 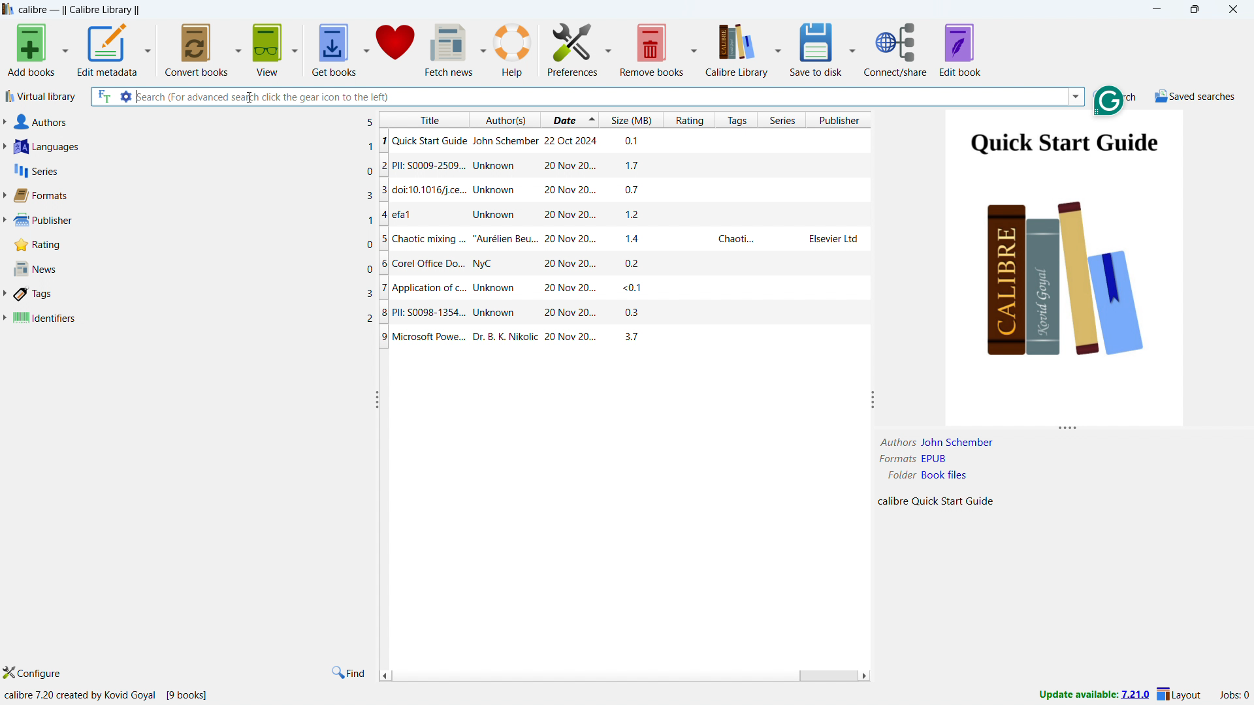 I want to click on John Schember, so click(x=957, y=442).